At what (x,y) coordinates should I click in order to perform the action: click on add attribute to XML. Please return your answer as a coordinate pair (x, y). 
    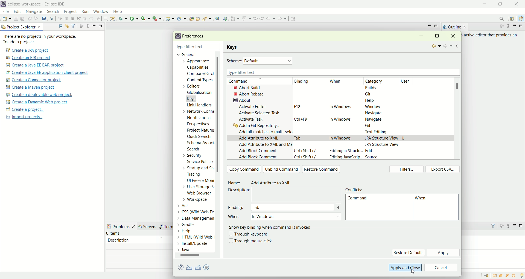
    Looking at the image, I should click on (259, 138).